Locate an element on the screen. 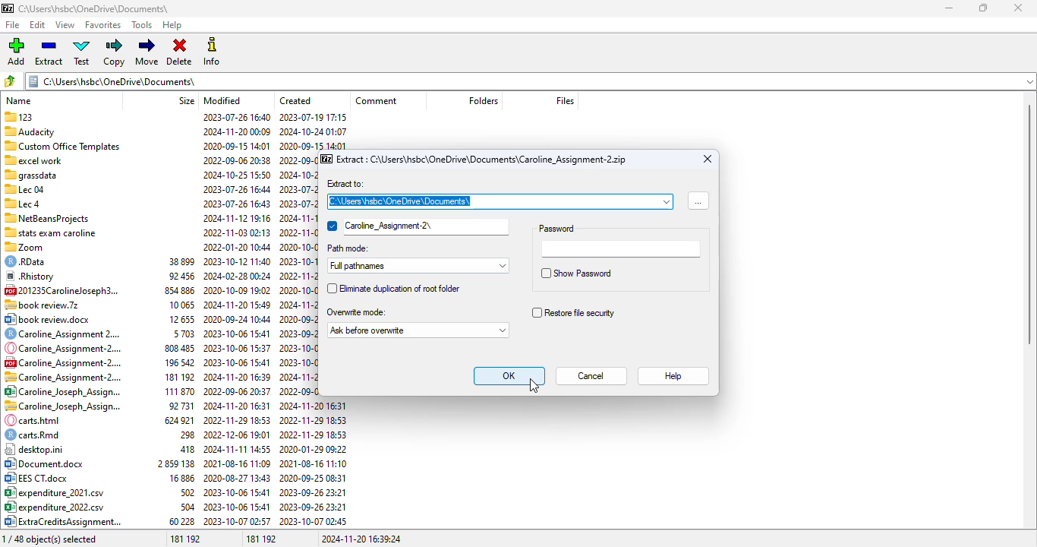 This screenshot has width=1037, height=547. favorites is located at coordinates (103, 26).